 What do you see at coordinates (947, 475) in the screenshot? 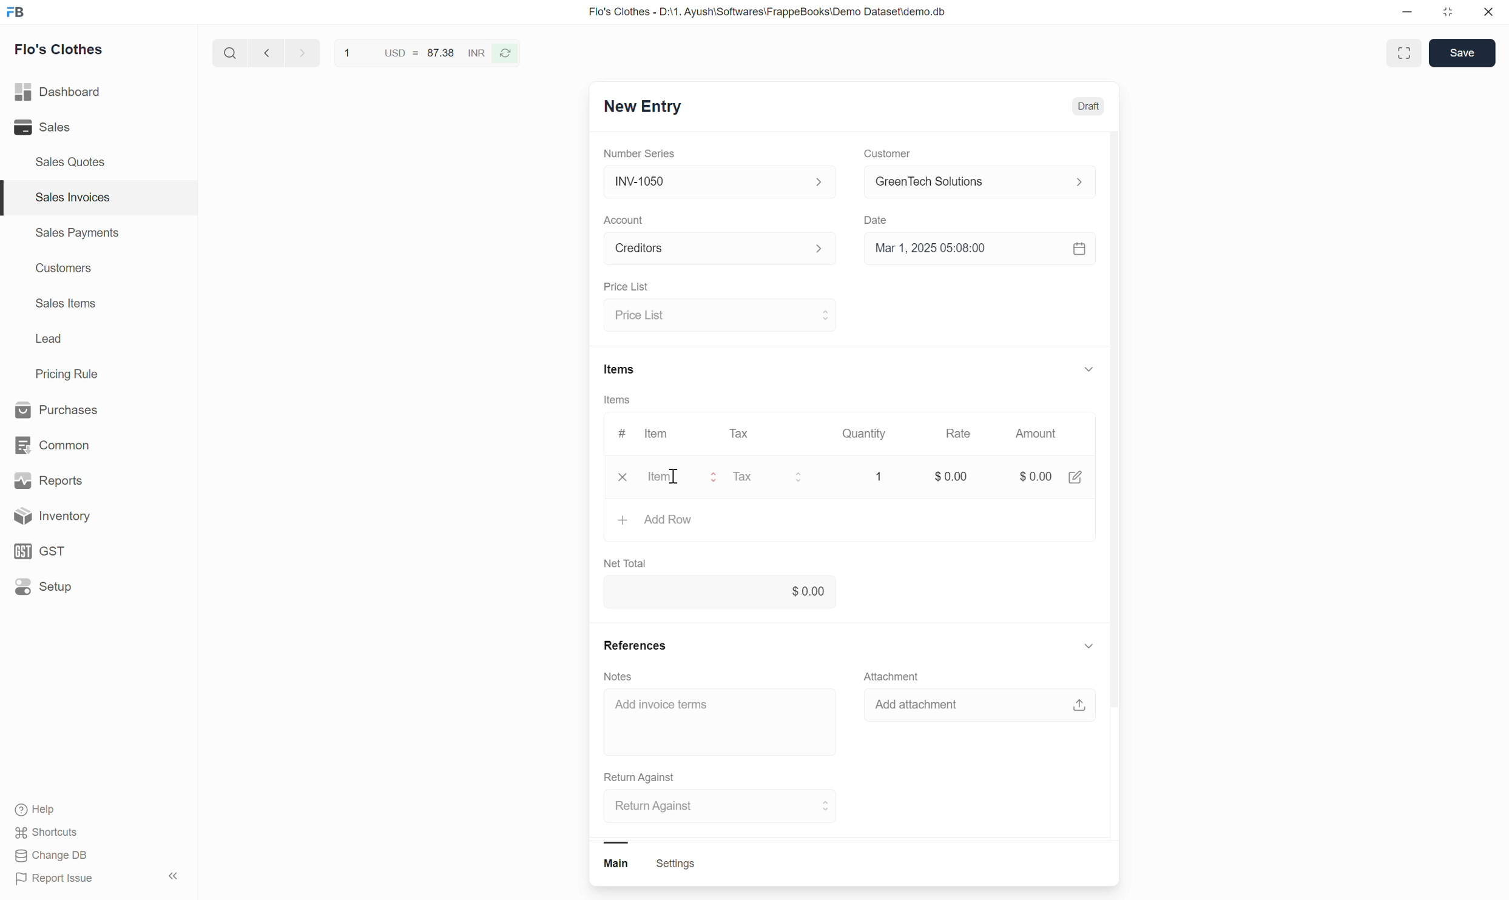
I see `rate ` at bounding box center [947, 475].